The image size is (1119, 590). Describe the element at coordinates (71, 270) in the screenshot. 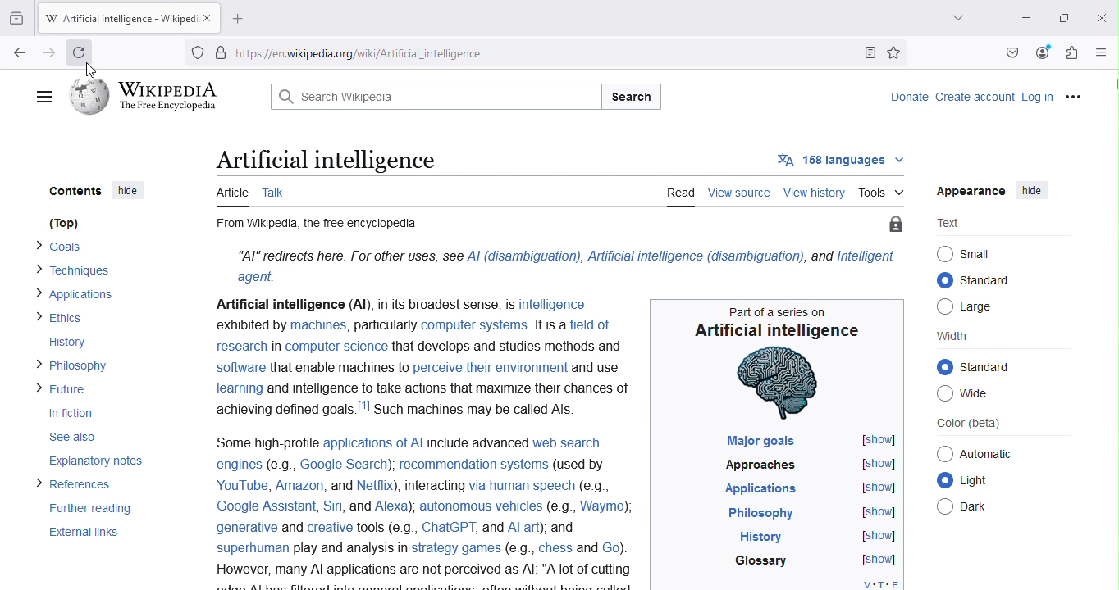

I see `> Techniques.` at that location.